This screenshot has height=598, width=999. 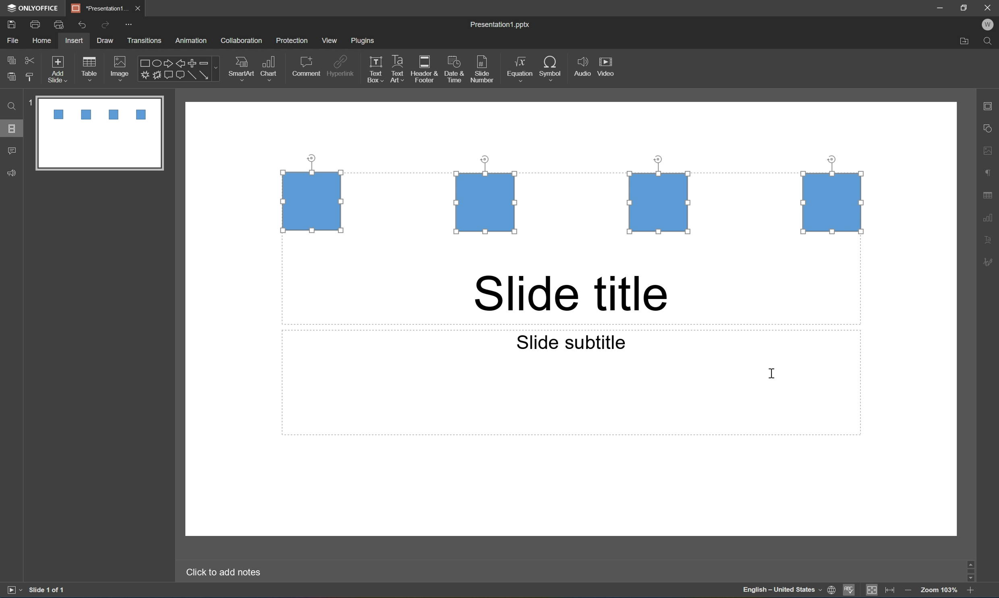 I want to click on customize quick access toolbar, so click(x=129, y=24).